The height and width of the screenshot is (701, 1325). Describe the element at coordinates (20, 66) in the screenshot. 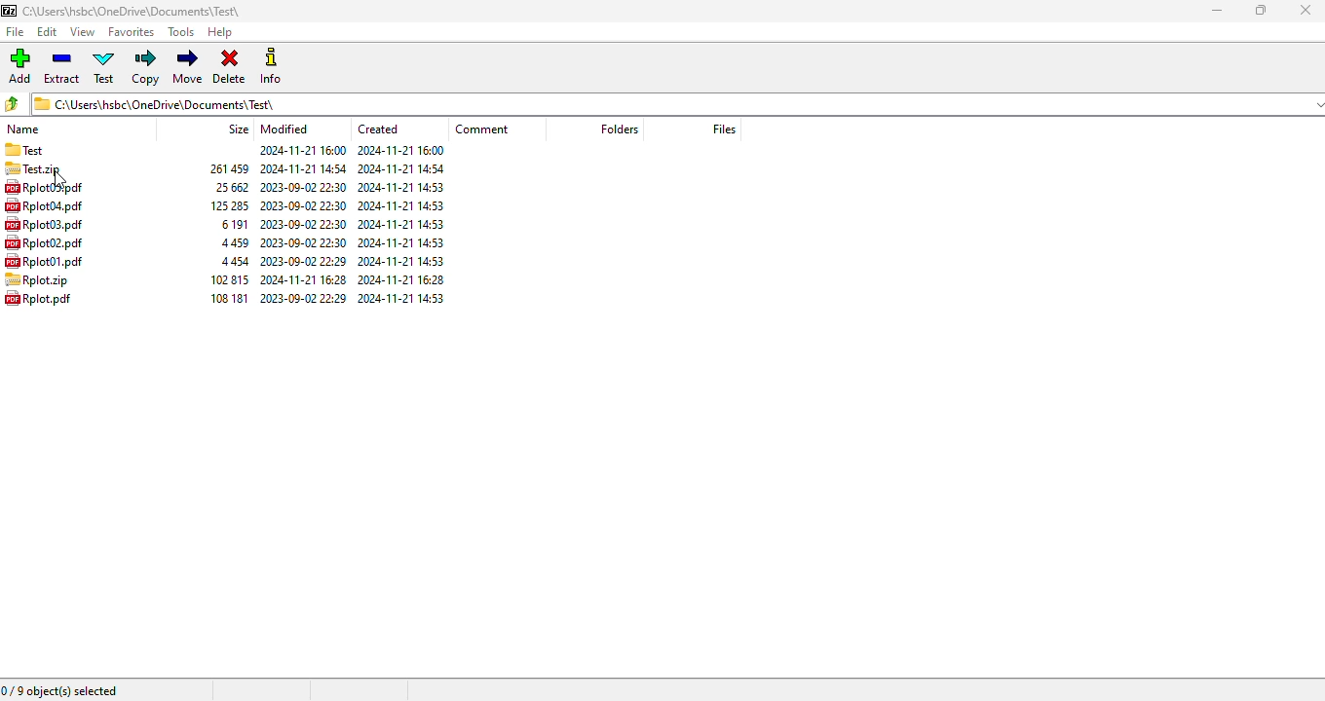

I see `add` at that location.